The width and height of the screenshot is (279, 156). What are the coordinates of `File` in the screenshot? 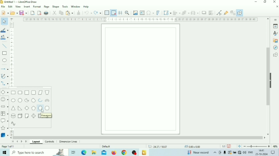 It's located at (3, 7).